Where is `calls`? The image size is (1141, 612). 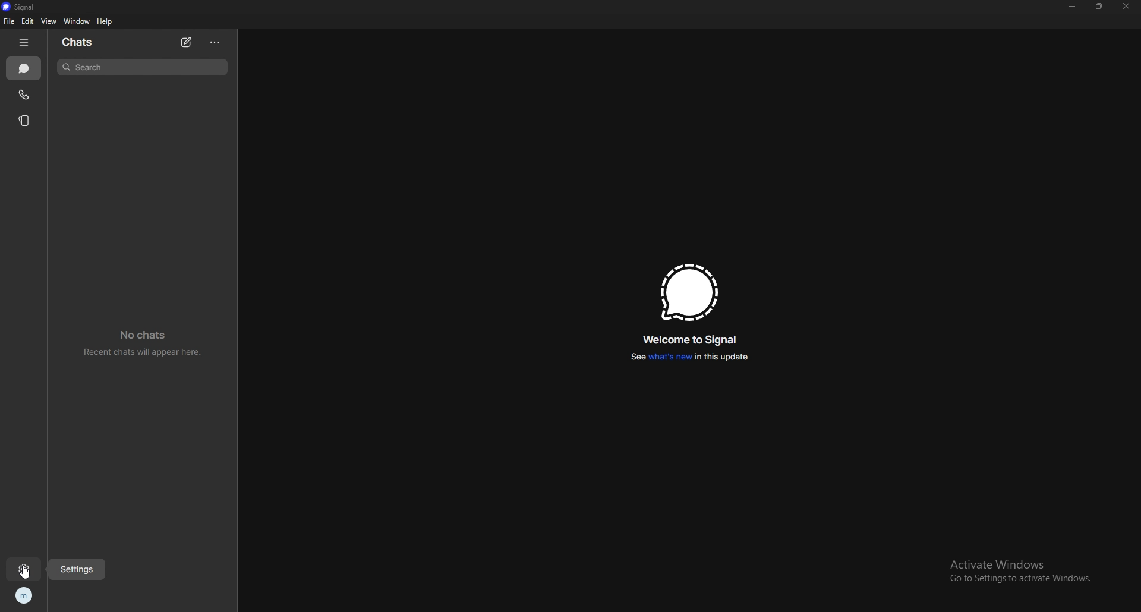
calls is located at coordinates (26, 94).